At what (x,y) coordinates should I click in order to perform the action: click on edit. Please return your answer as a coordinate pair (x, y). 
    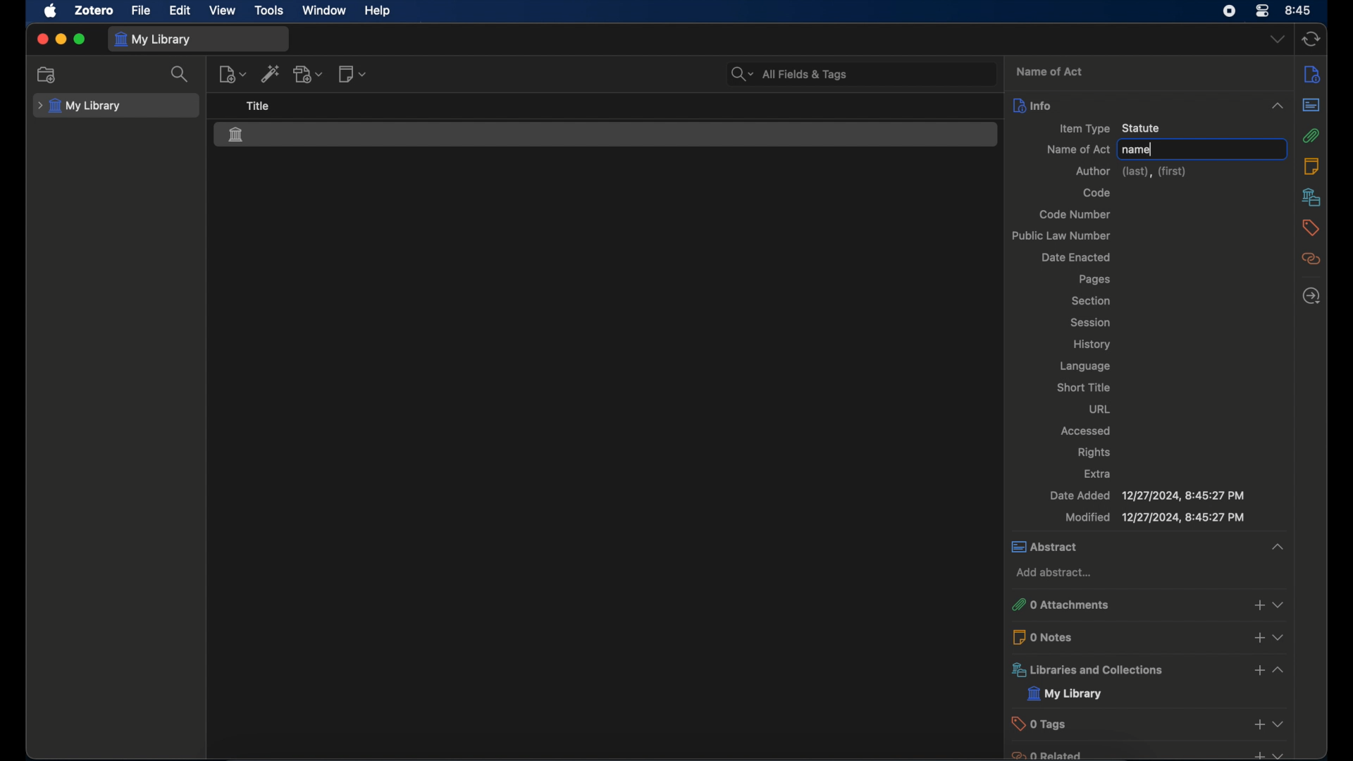
    Looking at the image, I should click on (178, 11).